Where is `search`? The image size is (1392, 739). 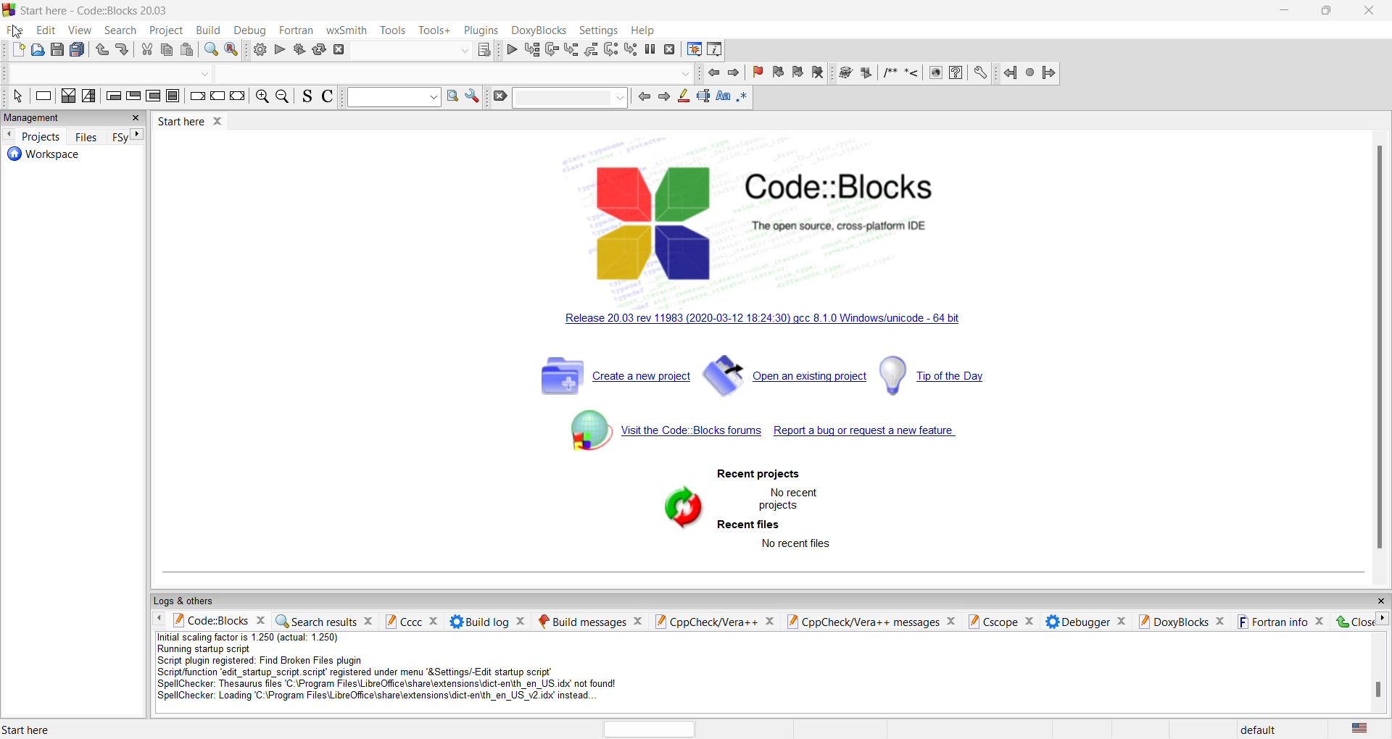 search is located at coordinates (119, 31).